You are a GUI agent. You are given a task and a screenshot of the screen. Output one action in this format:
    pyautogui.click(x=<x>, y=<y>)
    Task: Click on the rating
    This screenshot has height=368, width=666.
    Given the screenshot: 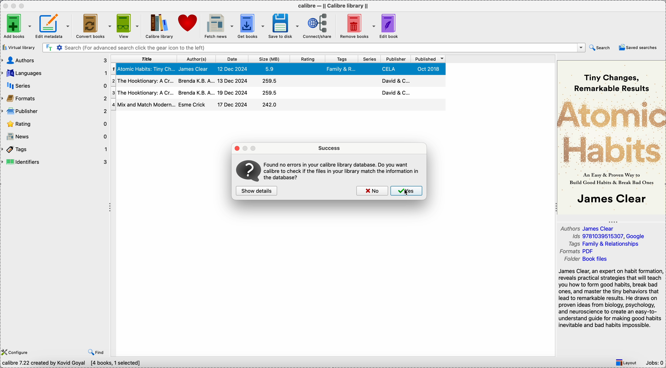 What is the action you would take?
    pyautogui.click(x=309, y=59)
    